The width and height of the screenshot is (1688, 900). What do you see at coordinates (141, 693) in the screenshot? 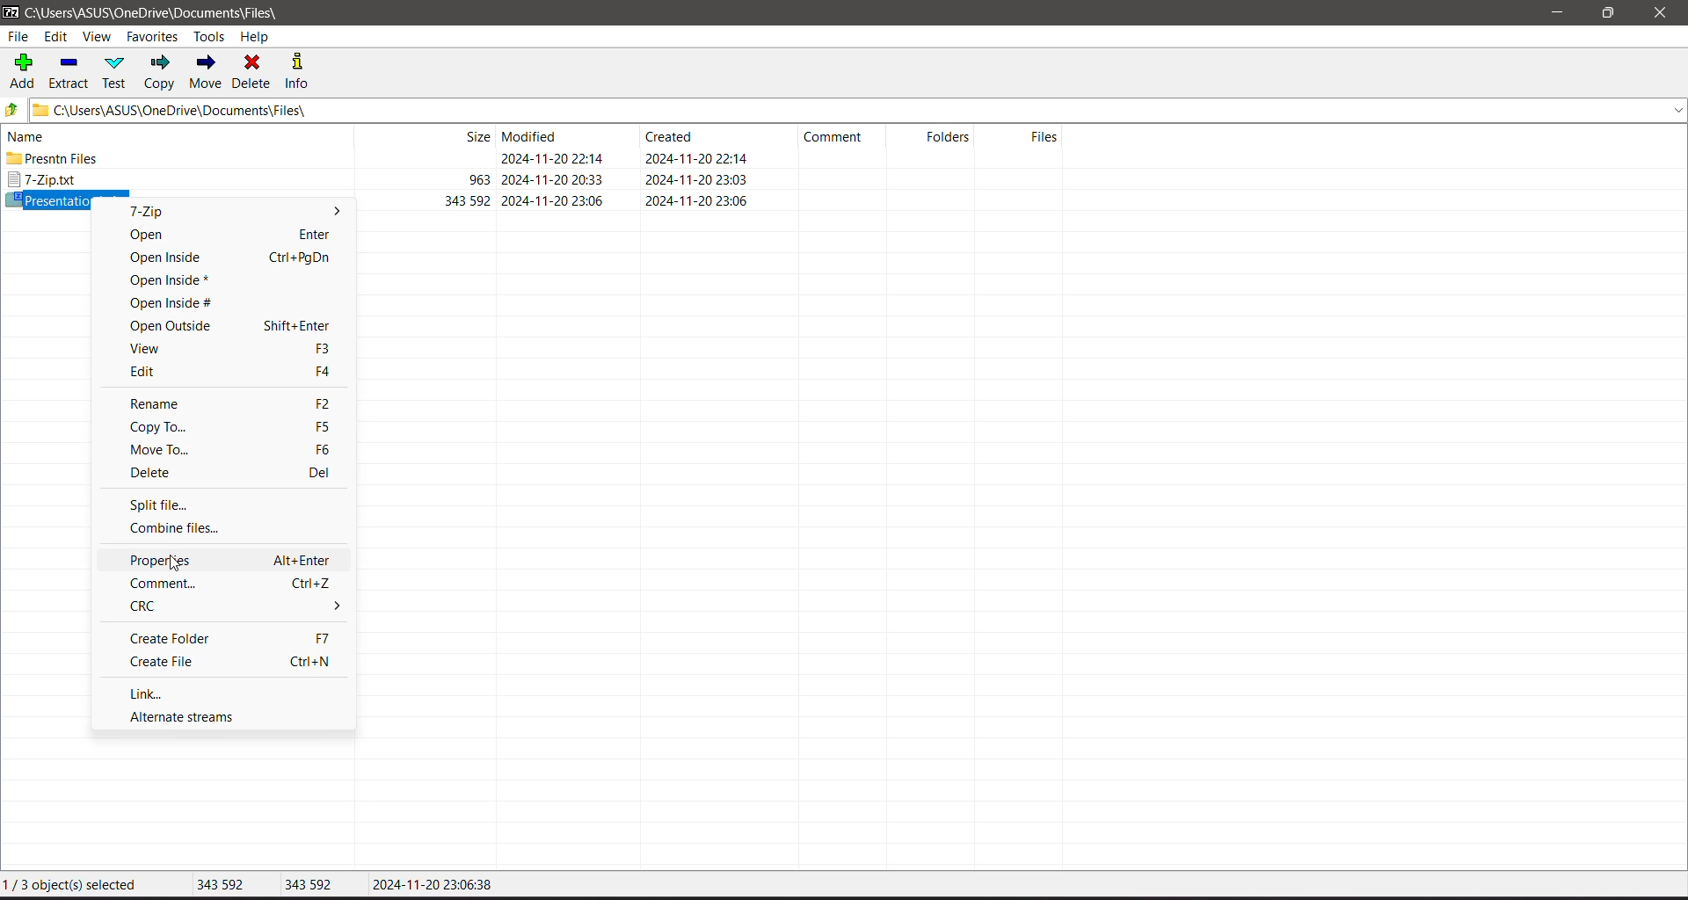
I see `Link` at bounding box center [141, 693].